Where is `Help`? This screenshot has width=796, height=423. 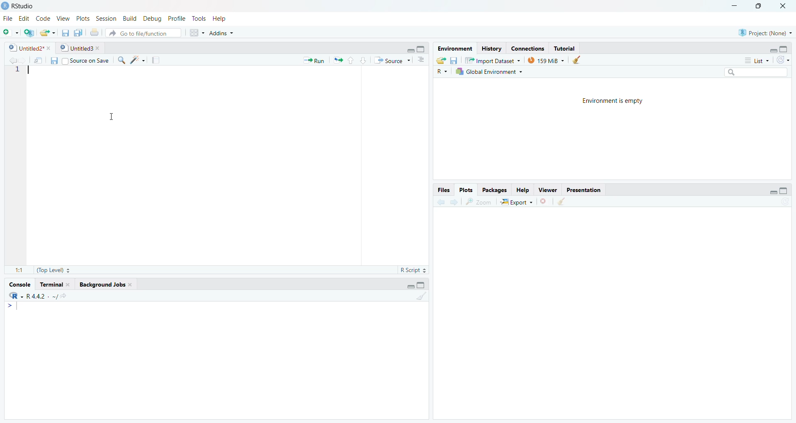
Help is located at coordinates (220, 19).